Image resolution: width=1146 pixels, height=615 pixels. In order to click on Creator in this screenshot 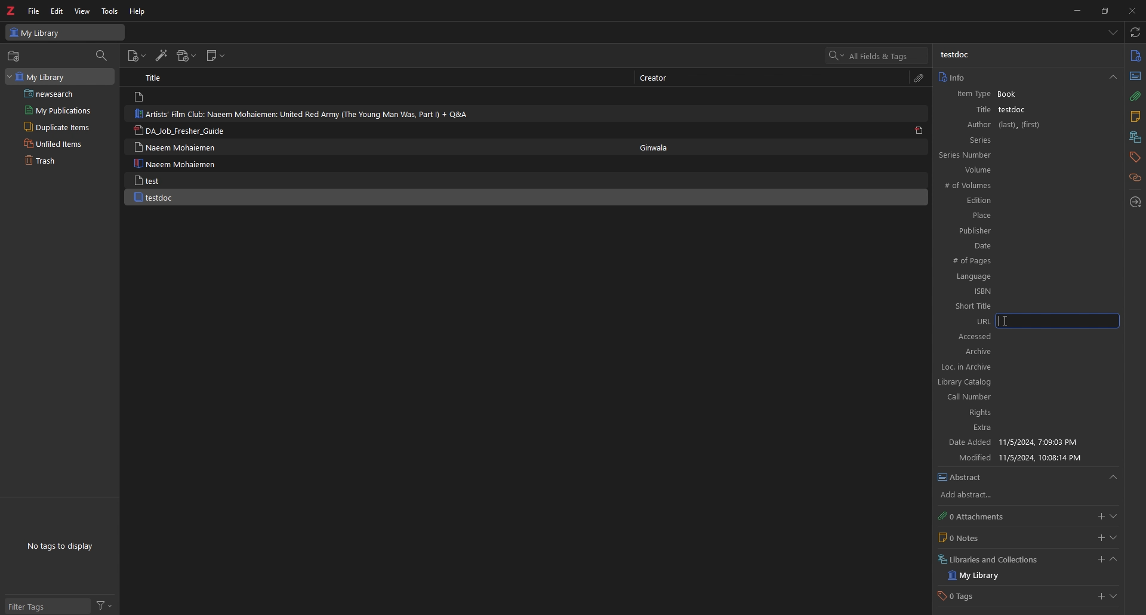, I will do `click(658, 78)`.